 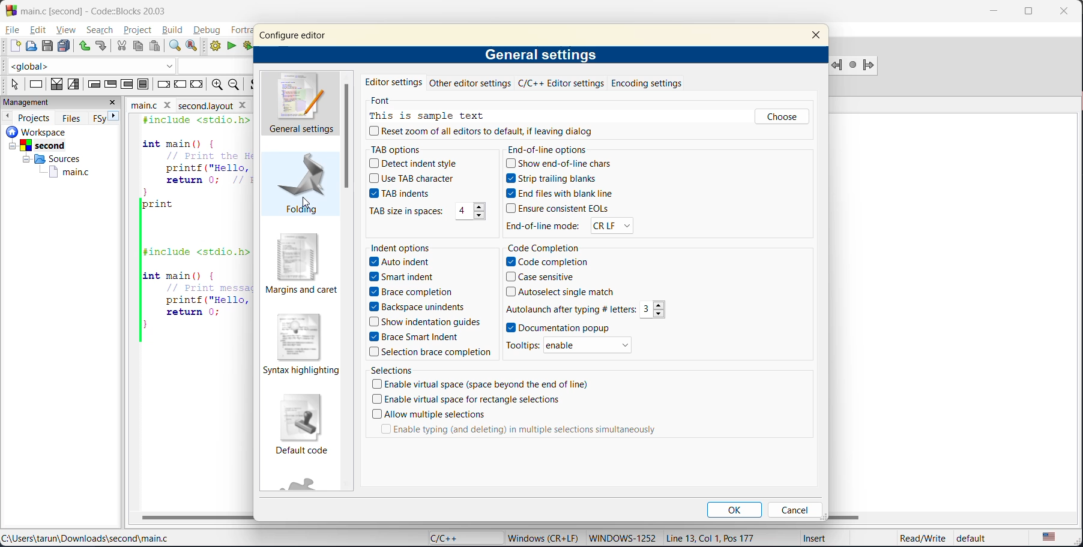 I want to click on Detect indent style, so click(x=413, y=164).